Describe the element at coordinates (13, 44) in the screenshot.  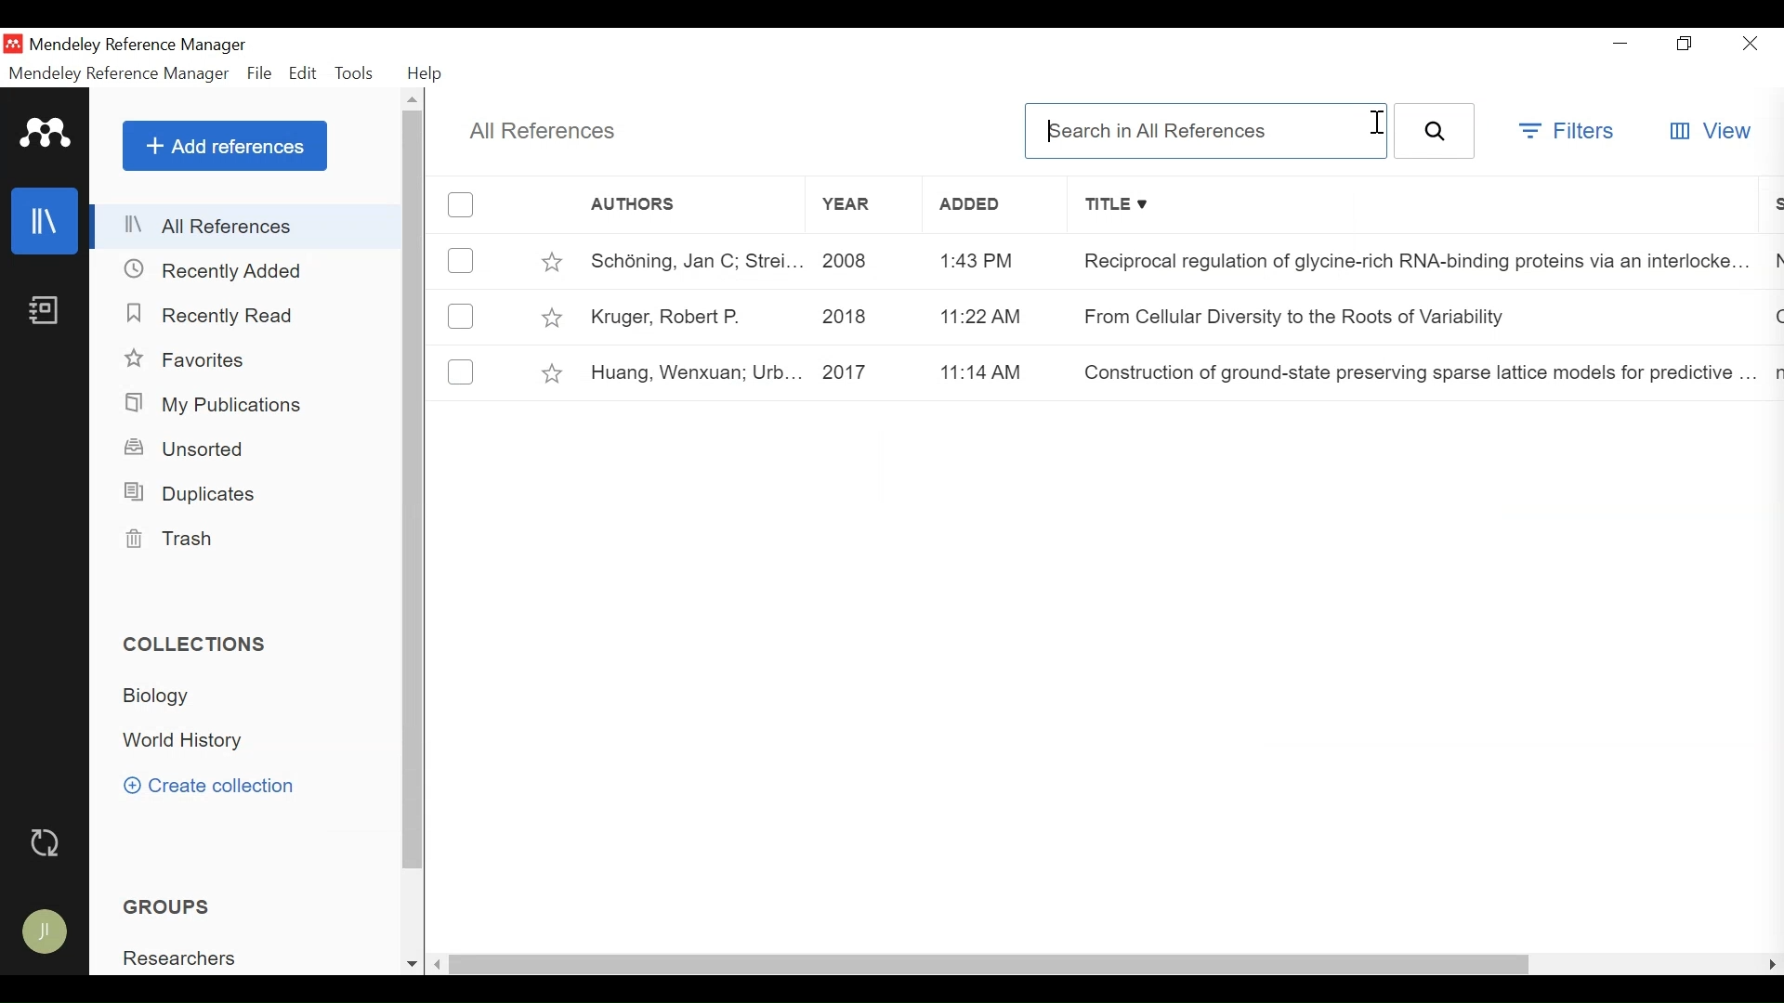
I see `Mendeley Desktop Icon` at that location.